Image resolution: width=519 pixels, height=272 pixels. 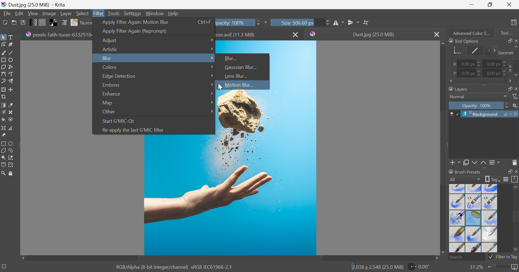 I want to click on Patch tool, so click(x=10, y=112).